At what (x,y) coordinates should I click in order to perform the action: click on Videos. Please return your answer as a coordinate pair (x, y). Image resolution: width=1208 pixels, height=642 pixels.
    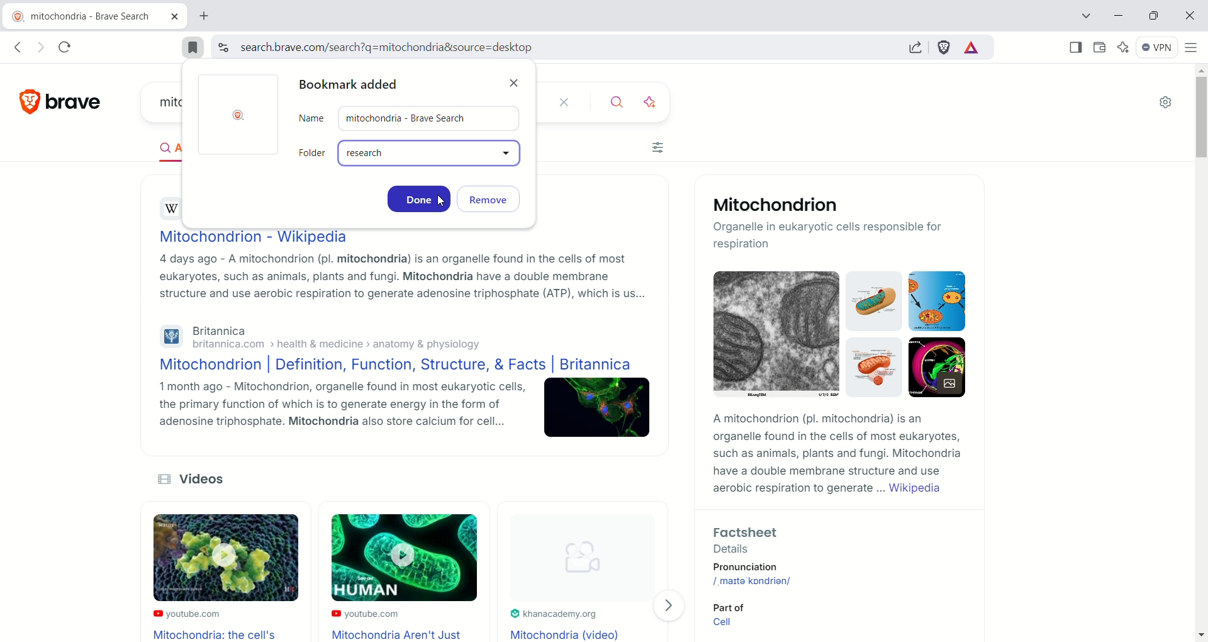
    Looking at the image, I should click on (203, 479).